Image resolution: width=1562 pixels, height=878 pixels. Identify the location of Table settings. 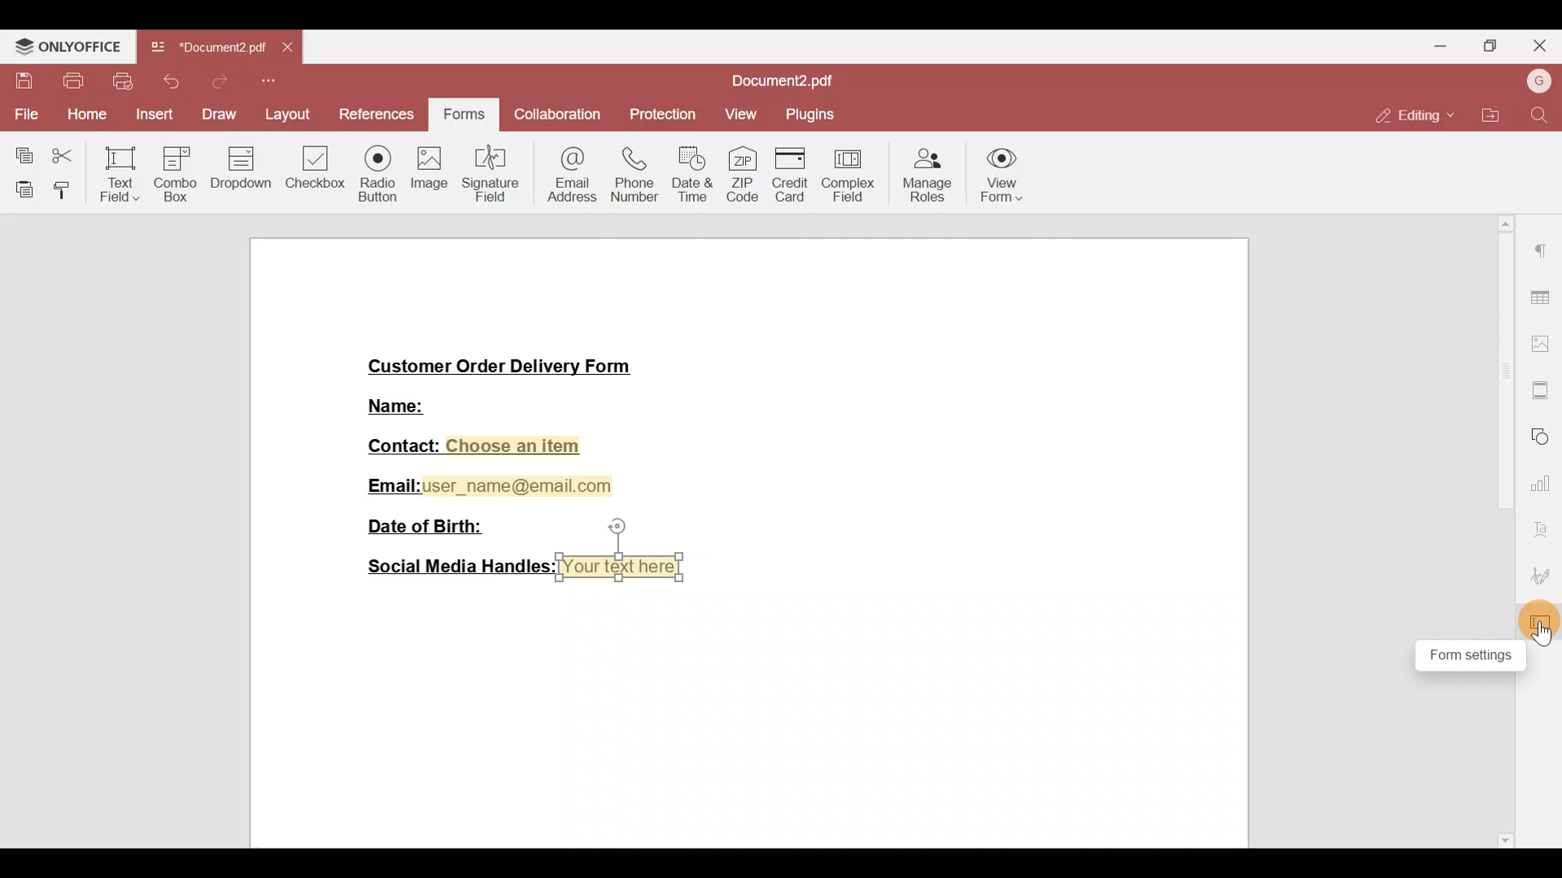
(1542, 295).